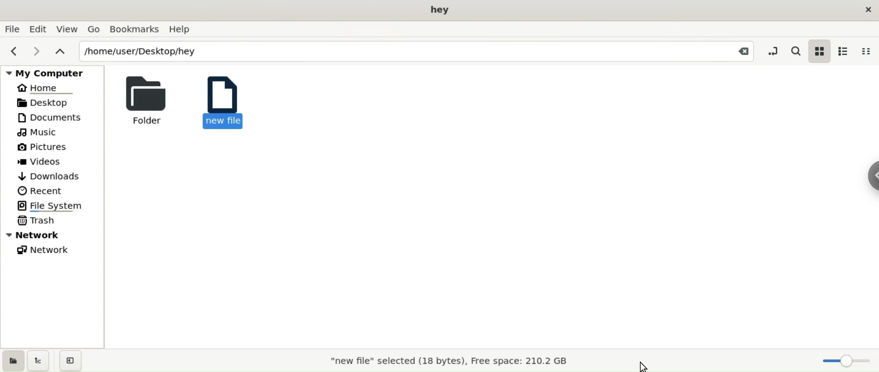 The image size is (879, 372). I want to click on compact view, so click(867, 49).